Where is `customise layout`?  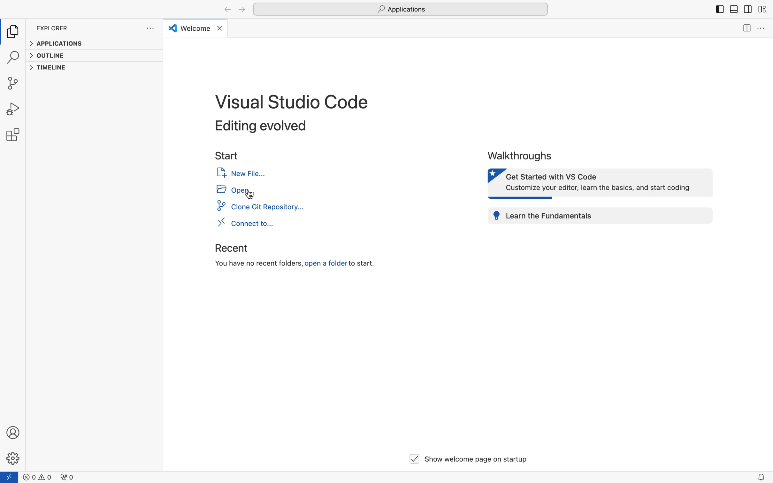
customise layout is located at coordinates (762, 10).